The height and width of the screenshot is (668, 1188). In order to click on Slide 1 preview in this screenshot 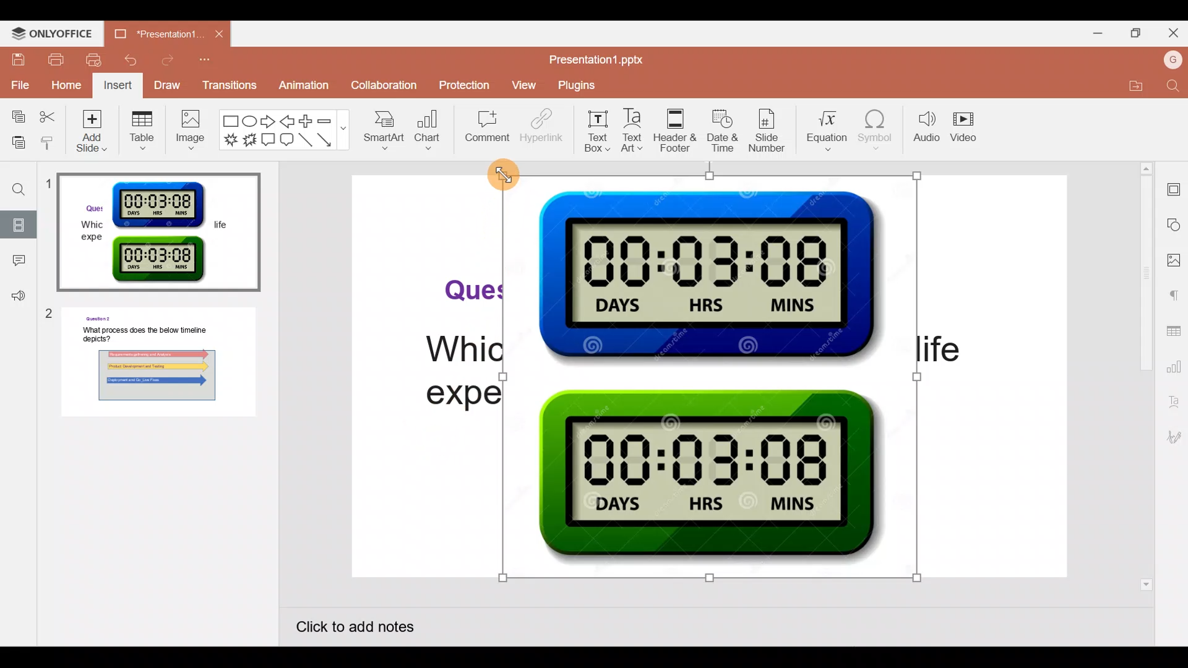, I will do `click(156, 232)`.